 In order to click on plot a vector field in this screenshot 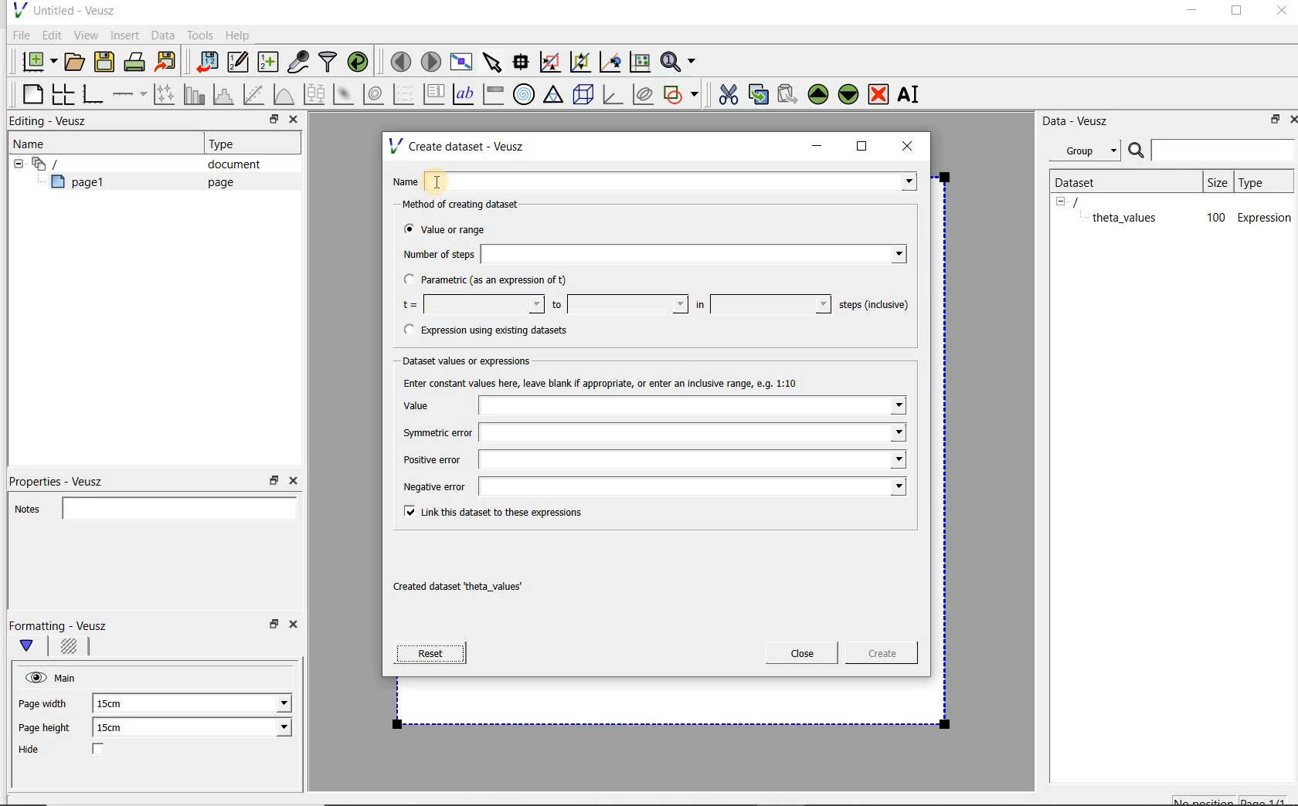, I will do `click(404, 93)`.